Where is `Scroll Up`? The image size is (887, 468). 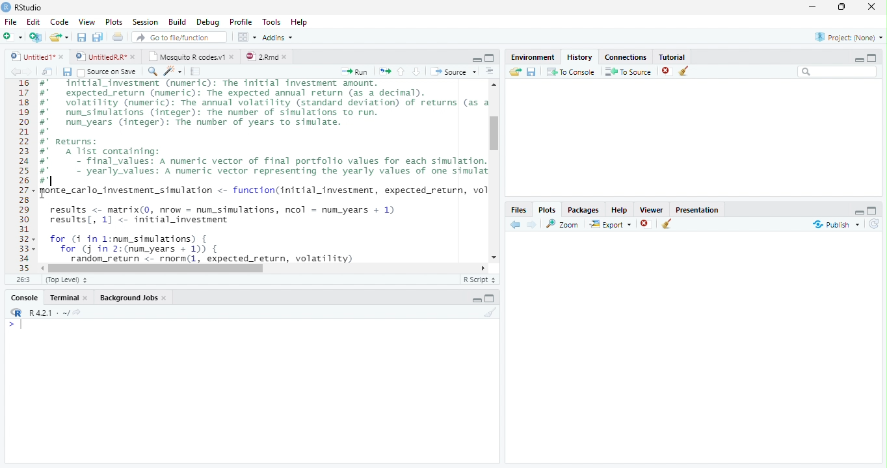 Scroll Up is located at coordinates (494, 86).